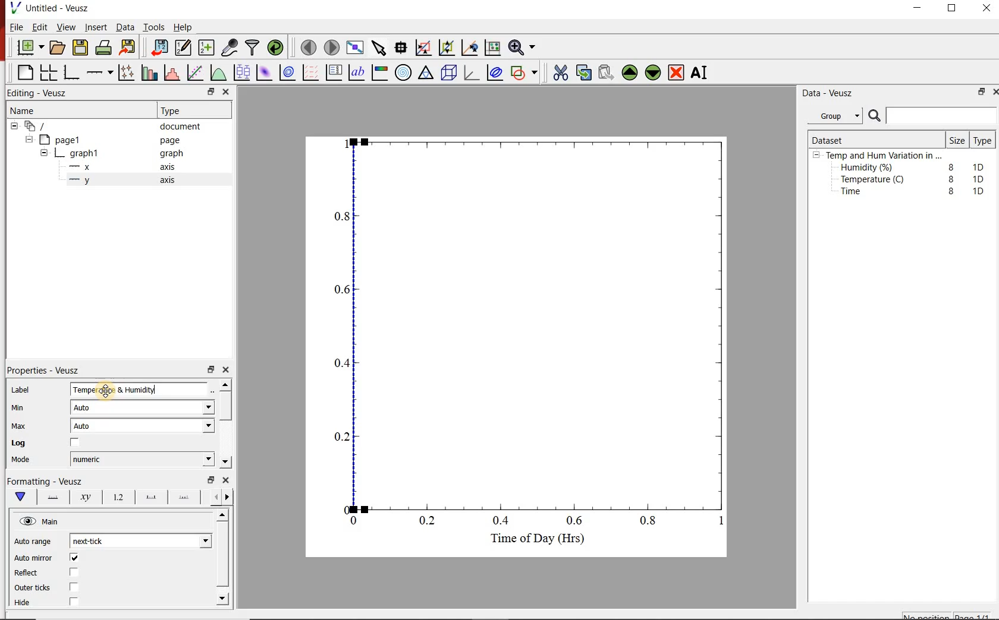  Describe the element at coordinates (981, 166) in the screenshot. I see `1D` at that location.